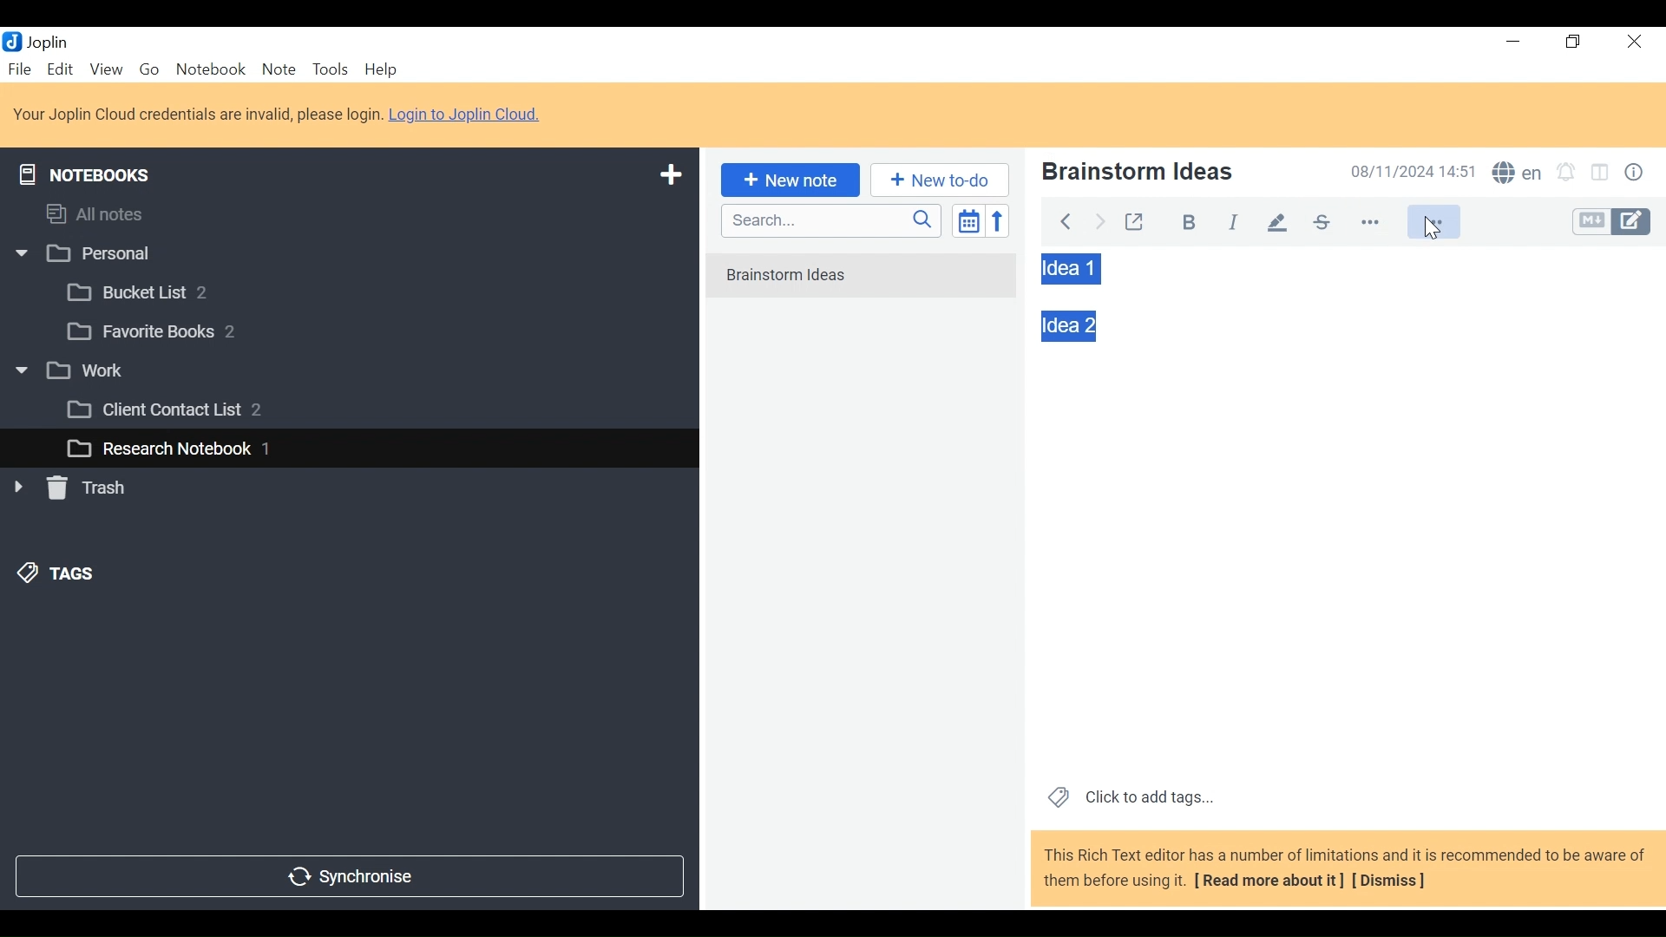 The width and height of the screenshot is (1666, 937). What do you see at coordinates (190, 414) in the screenshot?
I see `[3 Client Contact List 2` at bounding box center [190, 414].